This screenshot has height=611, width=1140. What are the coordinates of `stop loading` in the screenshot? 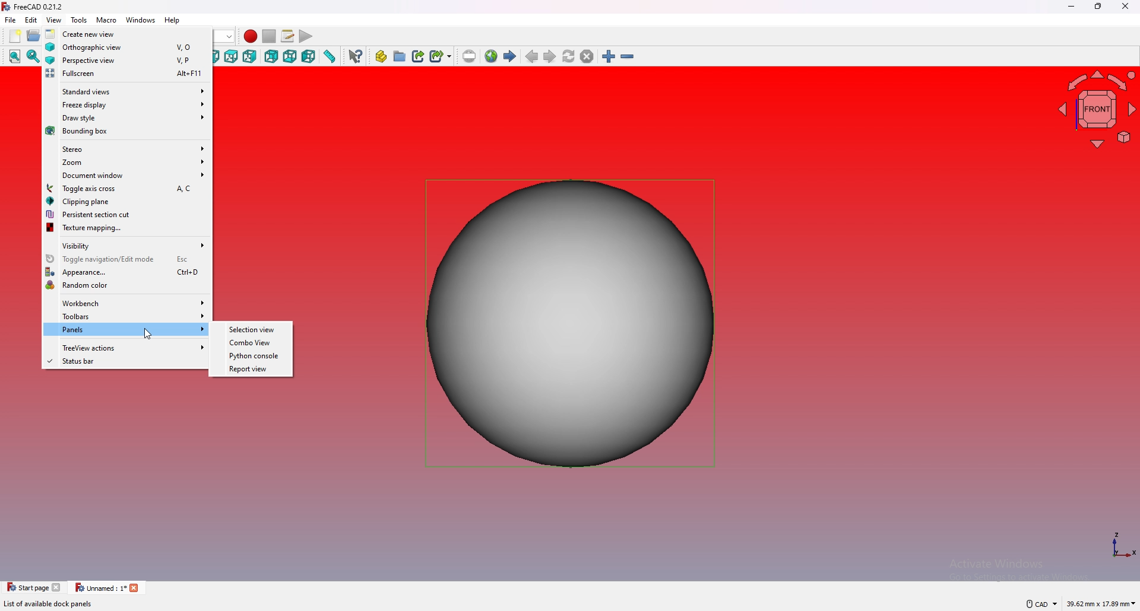 It's located at (587, 56).